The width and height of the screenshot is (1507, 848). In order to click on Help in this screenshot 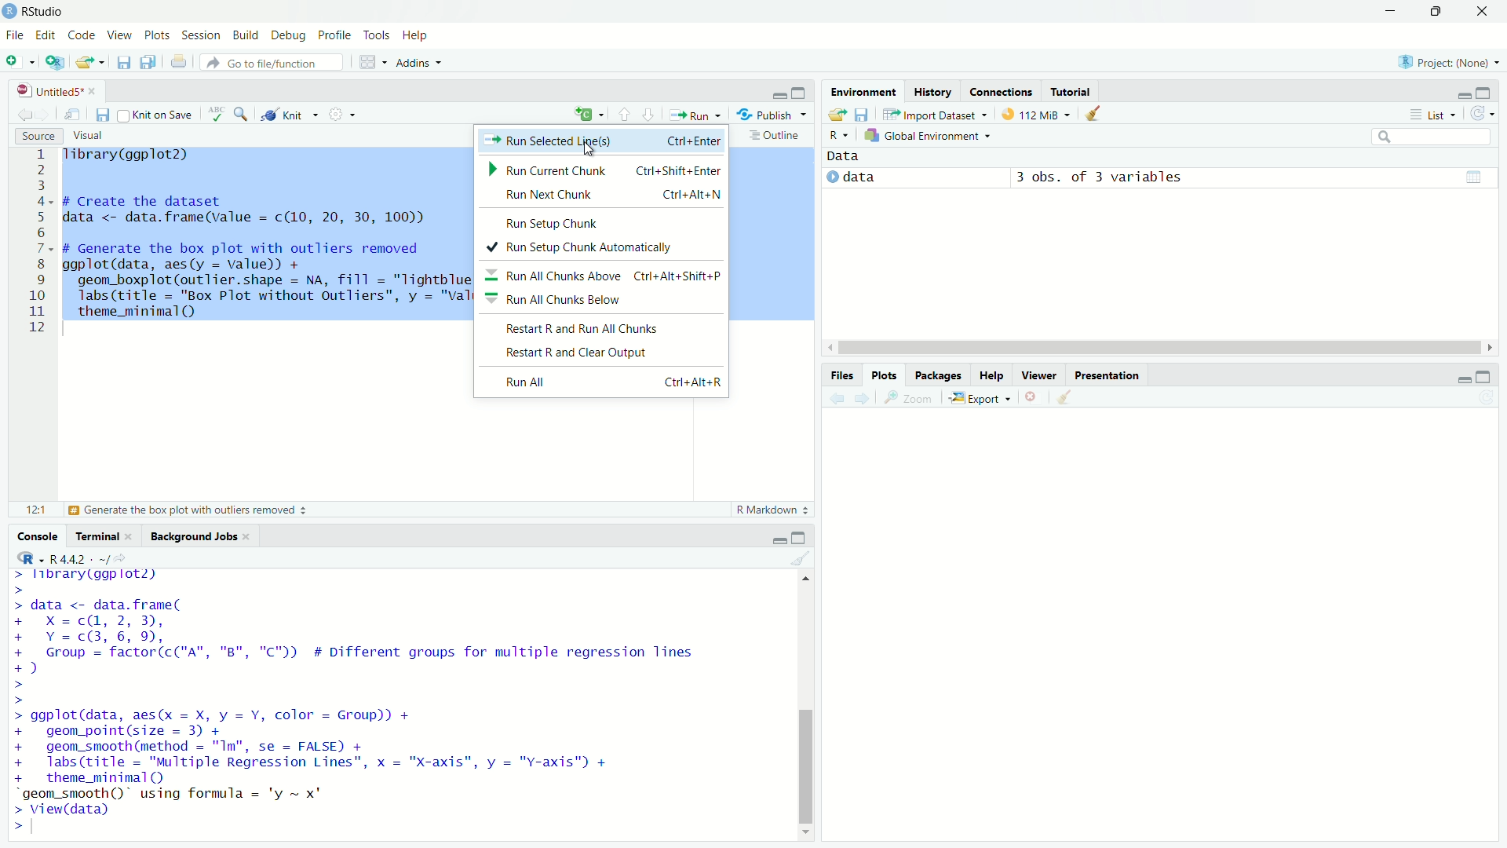, I will do `click(989, 375)`.